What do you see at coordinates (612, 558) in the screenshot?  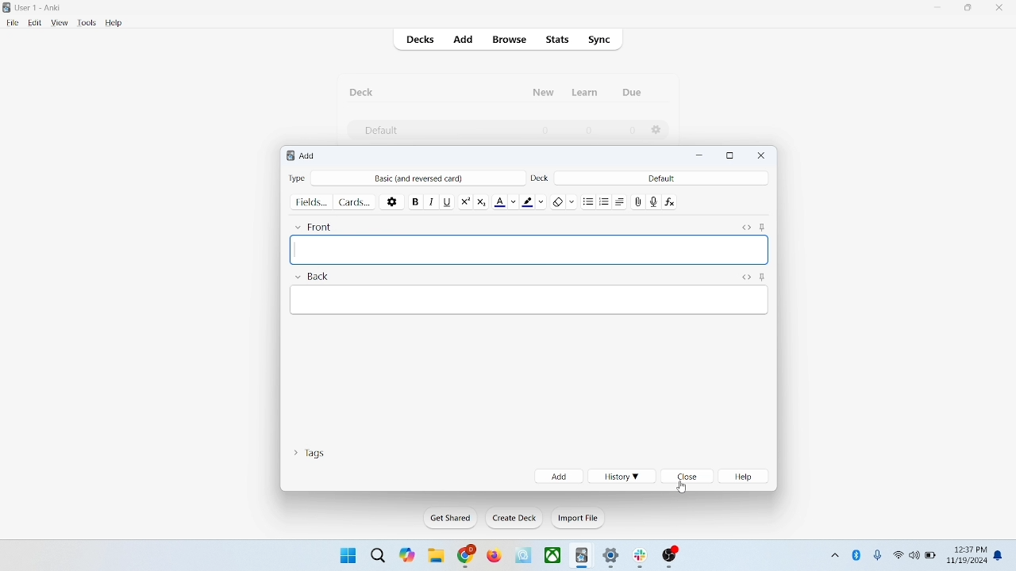 I see `settings` at bounding box center [612, 558].